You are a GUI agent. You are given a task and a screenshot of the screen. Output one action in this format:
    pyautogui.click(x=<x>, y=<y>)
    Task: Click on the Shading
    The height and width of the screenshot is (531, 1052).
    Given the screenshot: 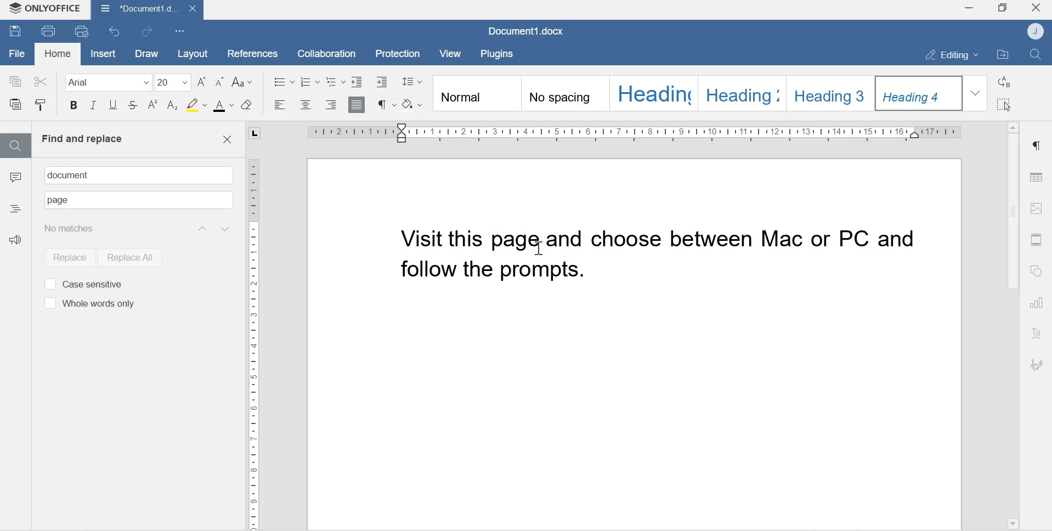 What is the action you would take?
    pyautogui.click(x=414, y=103)
    